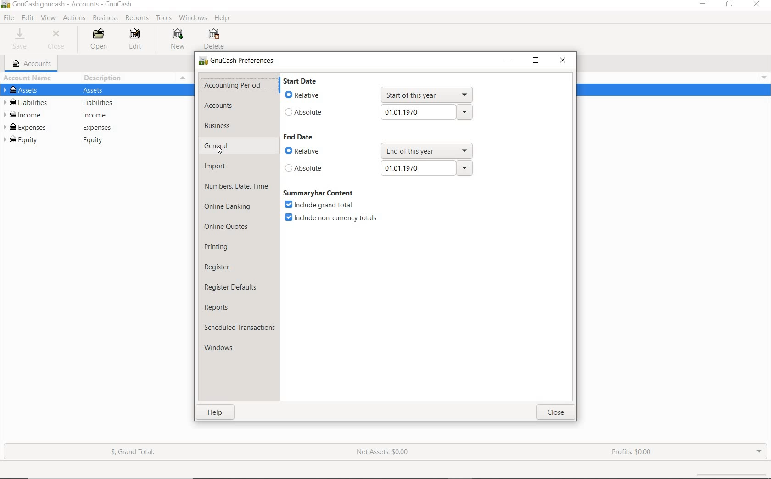 This screenshot has width=771, height=479. What do you see at coordinates (133, 452) in the screenshot?
I see `GRAND TOTAL` at bounding box center [133, 452].